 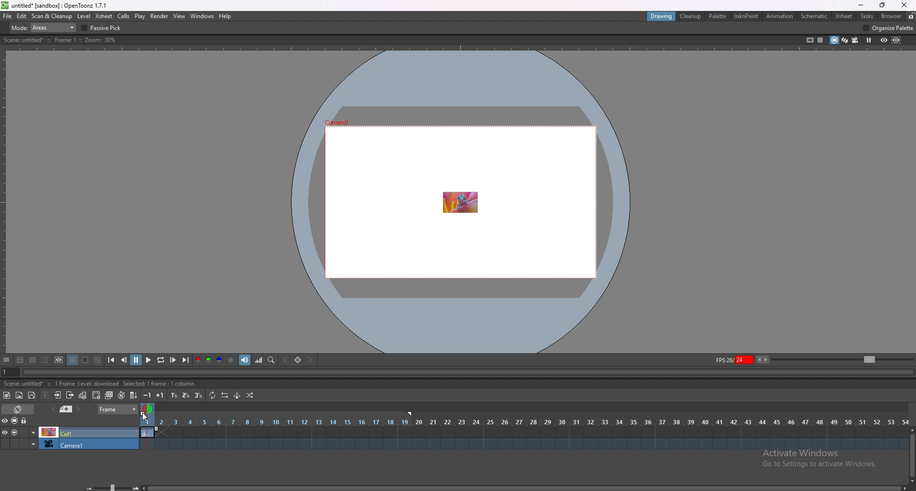 What do you see at coordinates (70, 395) in the screenshot?
I see `close subsheet` at bounding box center [70, 395].